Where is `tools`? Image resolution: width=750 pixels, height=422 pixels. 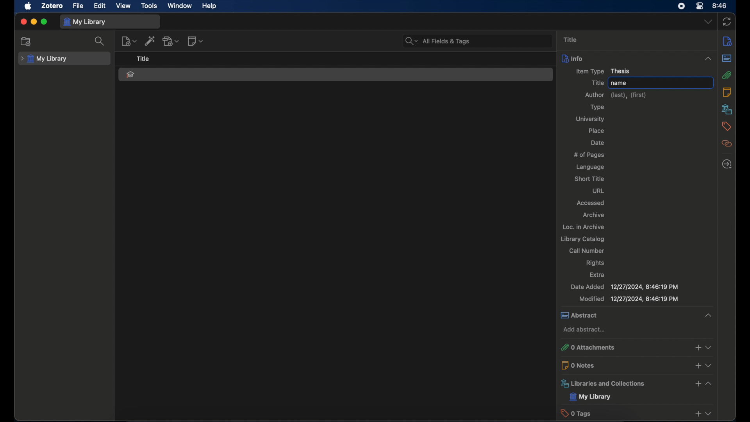 tools is located at coordinates (150, 6).